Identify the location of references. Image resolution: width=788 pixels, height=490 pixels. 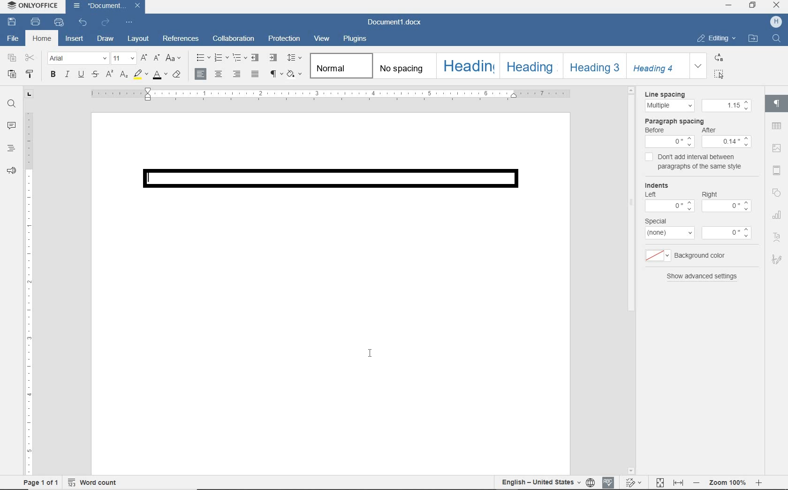
(181, 38).